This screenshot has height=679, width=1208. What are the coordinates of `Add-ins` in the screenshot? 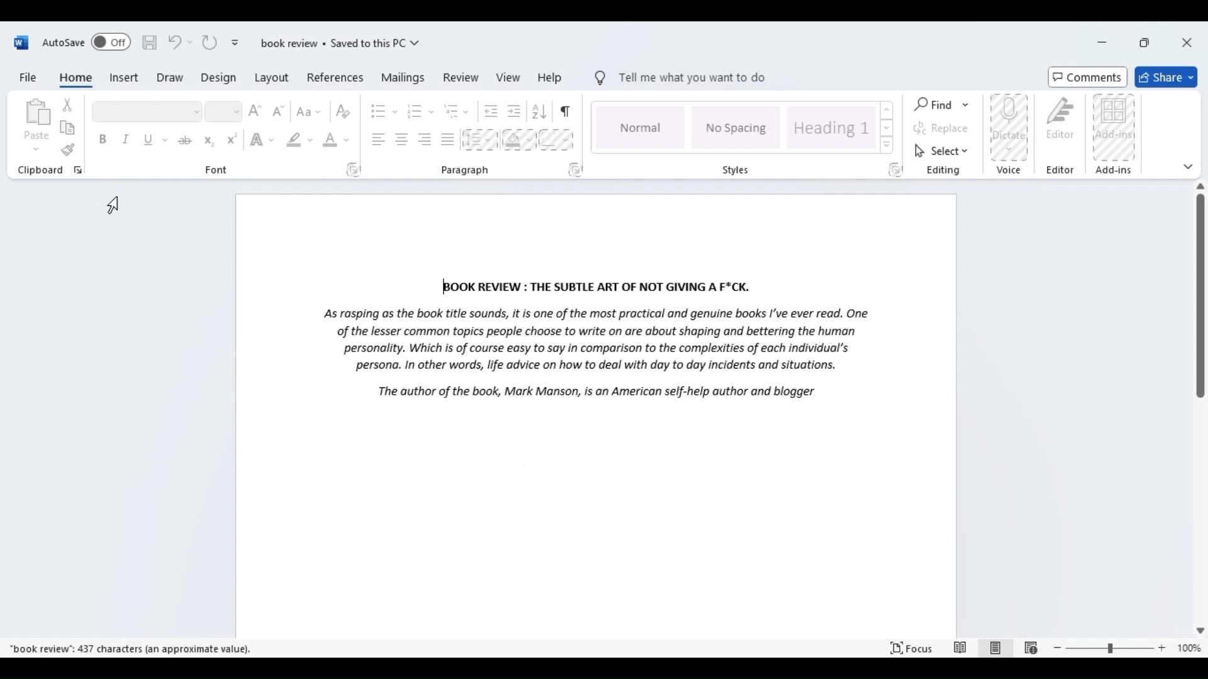 It's located at (1115, 135).